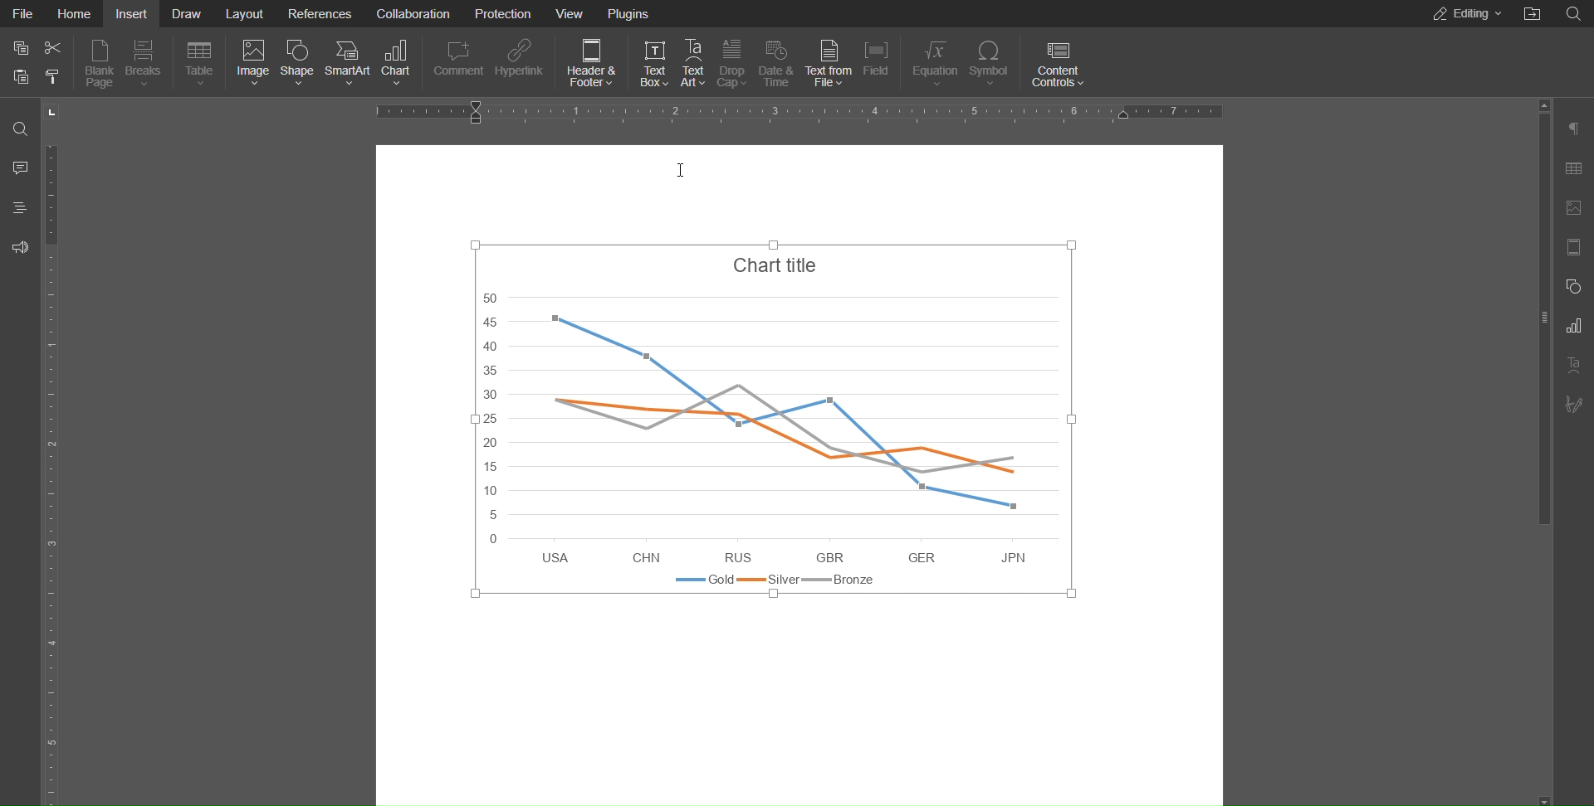 This screenshot has width=1594, height=806. What do you see at coordinates (878, 62) in the screenshot?
I see `Field ` at bounding box center [878, 62].